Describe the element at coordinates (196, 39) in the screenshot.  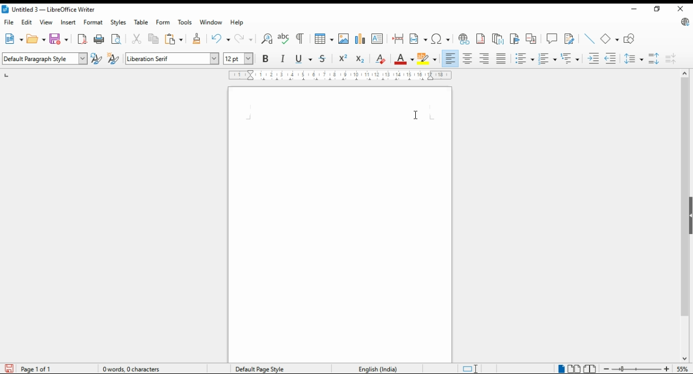
I see `clone formatting` at that location.